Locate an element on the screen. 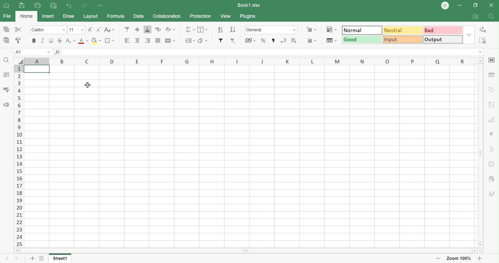 This screenshot has width=499, height=263. Feedback & comments is located at coordinates (6, 105).